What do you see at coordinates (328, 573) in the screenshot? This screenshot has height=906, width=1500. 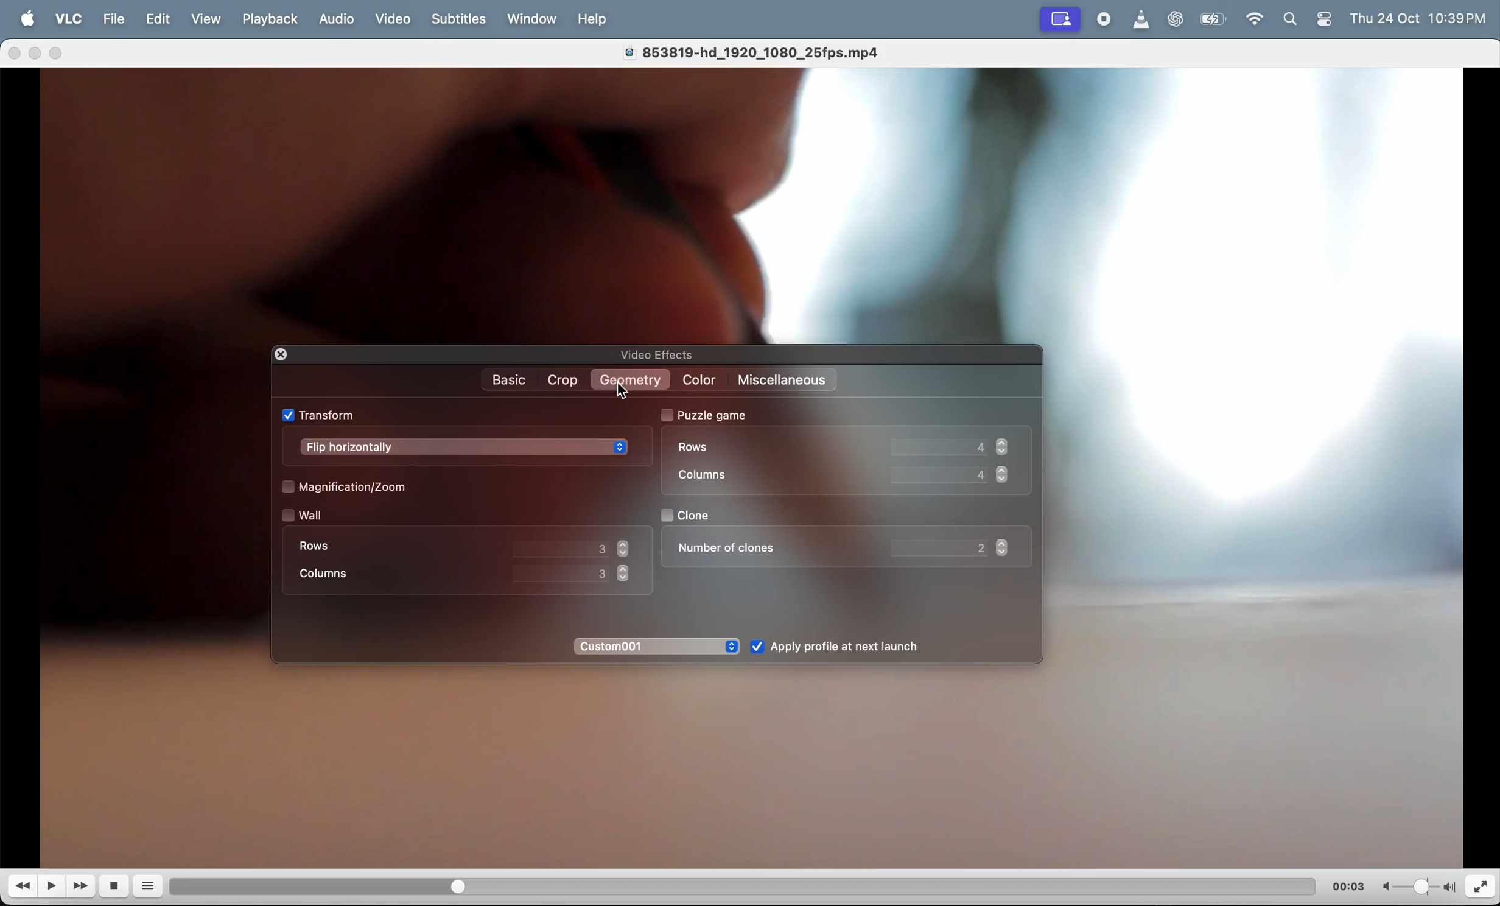 I see `coloumn` at bounding box center [328, 573].